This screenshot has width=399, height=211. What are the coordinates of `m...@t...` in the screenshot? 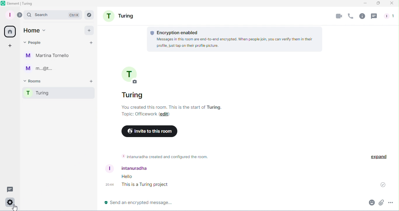 It's located at (41, 69).